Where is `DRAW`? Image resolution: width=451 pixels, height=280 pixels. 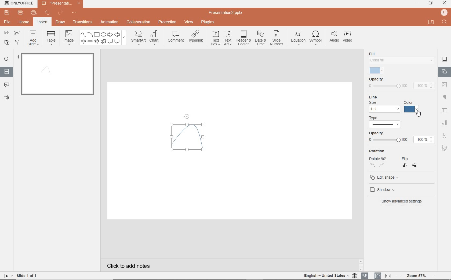
DRAW is located at coordinates (61, 23).